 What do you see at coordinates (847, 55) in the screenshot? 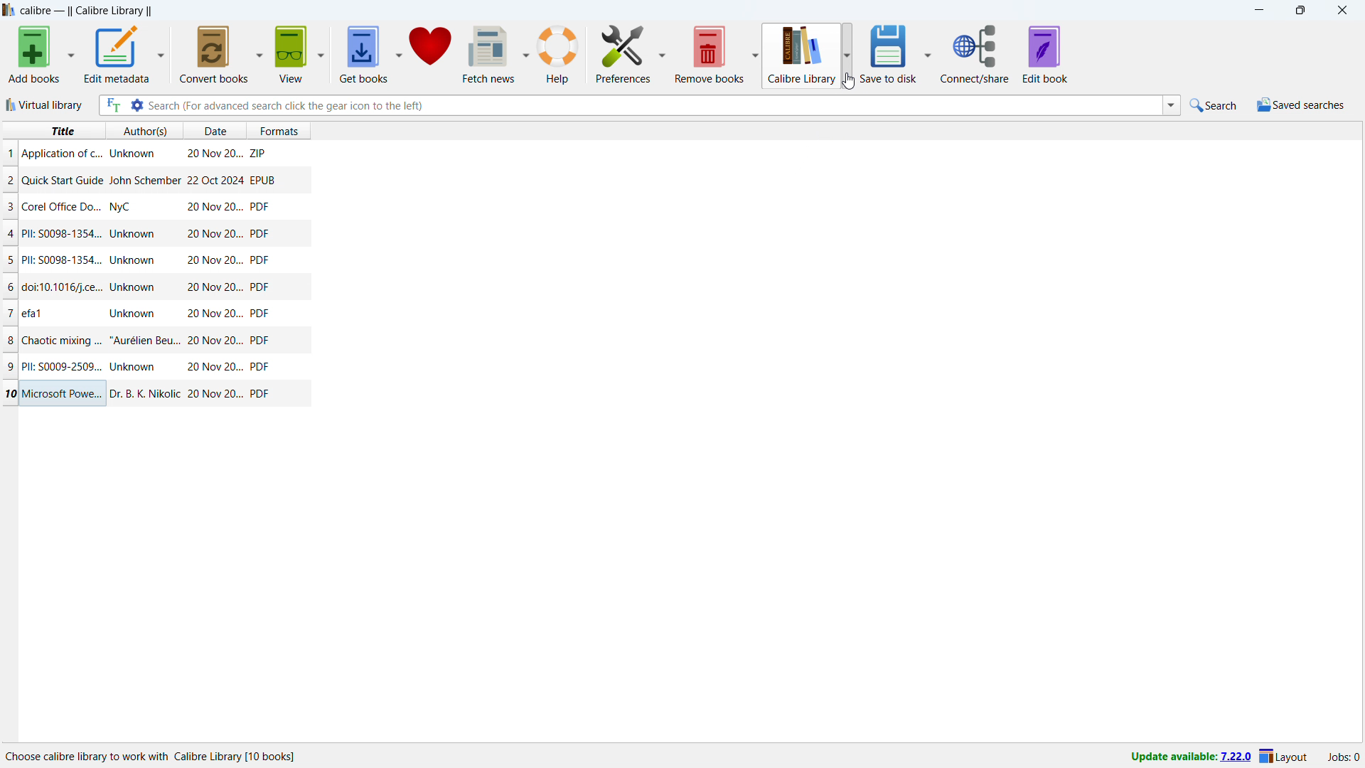
I see `calibre library options` at bounding box center [847, 55].